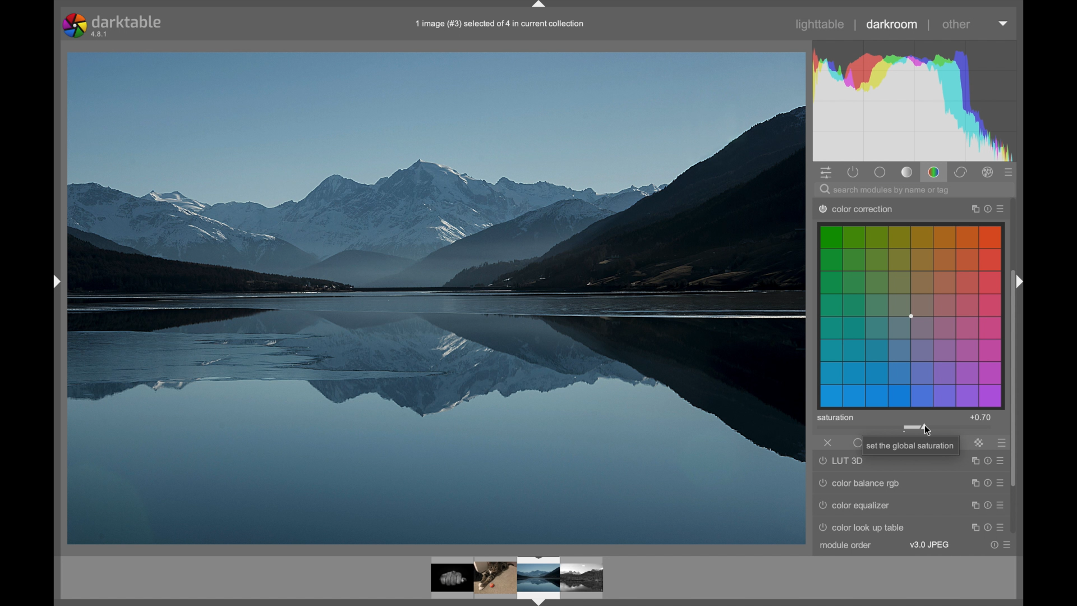 The width and height of the screenshot is (1077, 606). What do you see at coordinates (962, 173) in the screenshot?
I see `correct` at bounding box center [962, 173].